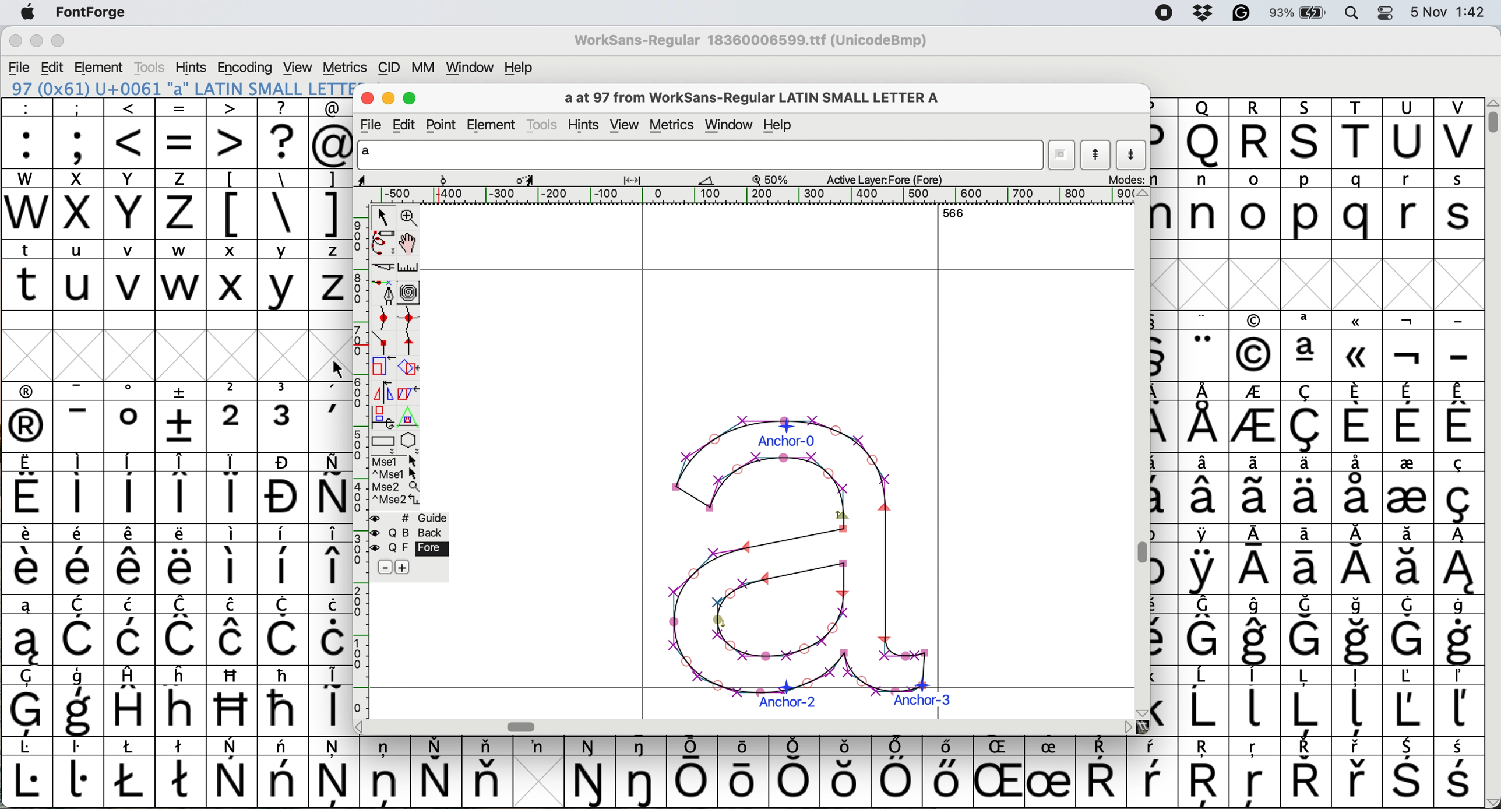 The height and width of the screenshot is (809, 1501). Describe the element at coordinates (1305, 772) in the screenshot. I see `symbol` at that location.